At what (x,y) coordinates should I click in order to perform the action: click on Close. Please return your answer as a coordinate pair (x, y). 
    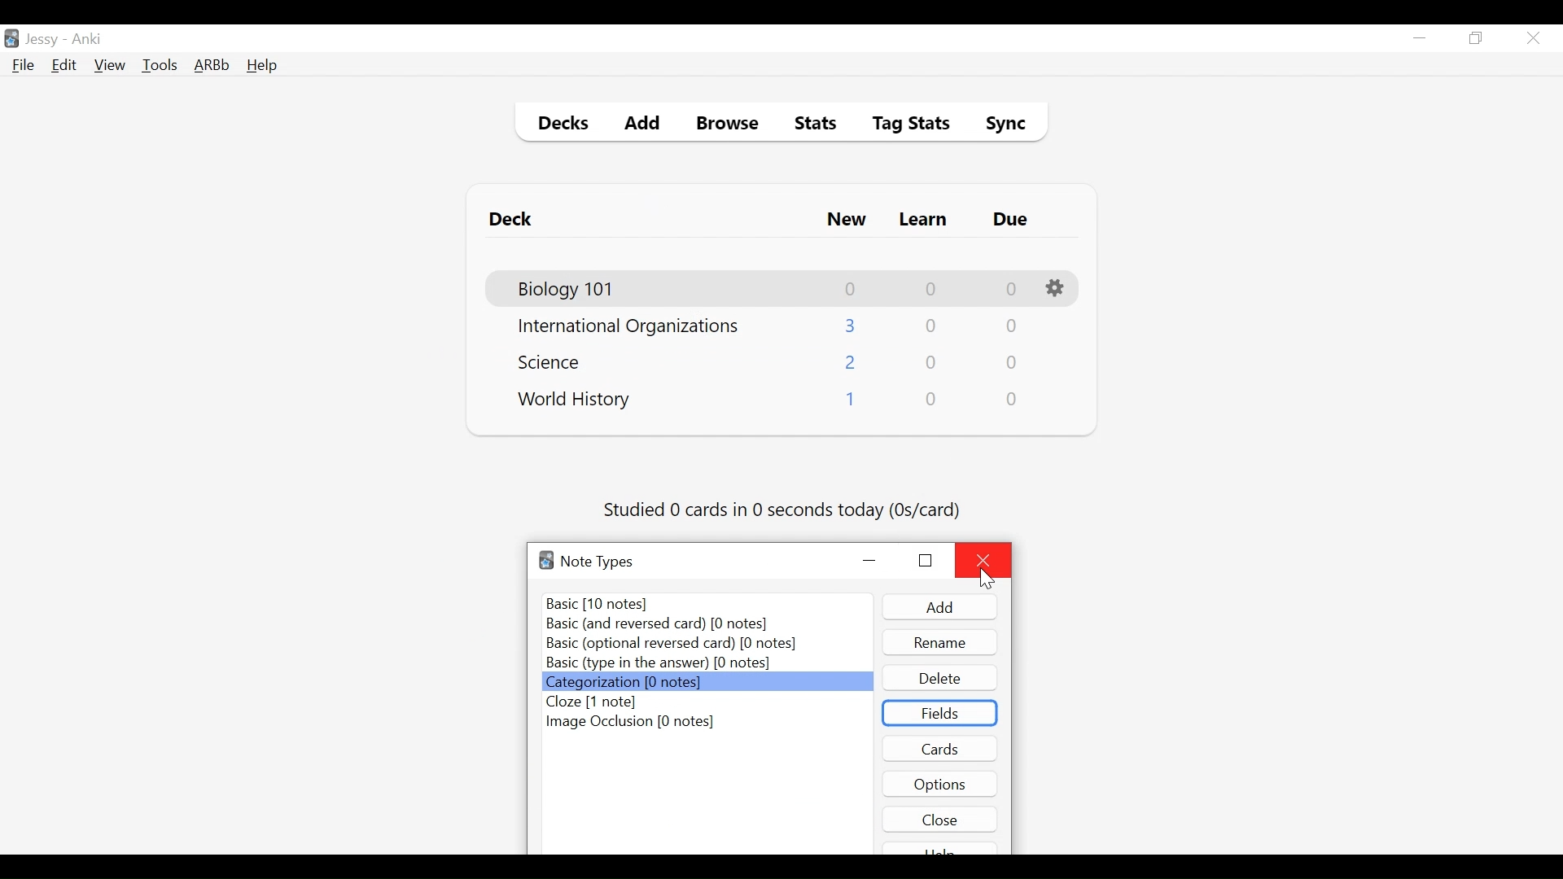
    Looking at the image, I should click on (983, 560).